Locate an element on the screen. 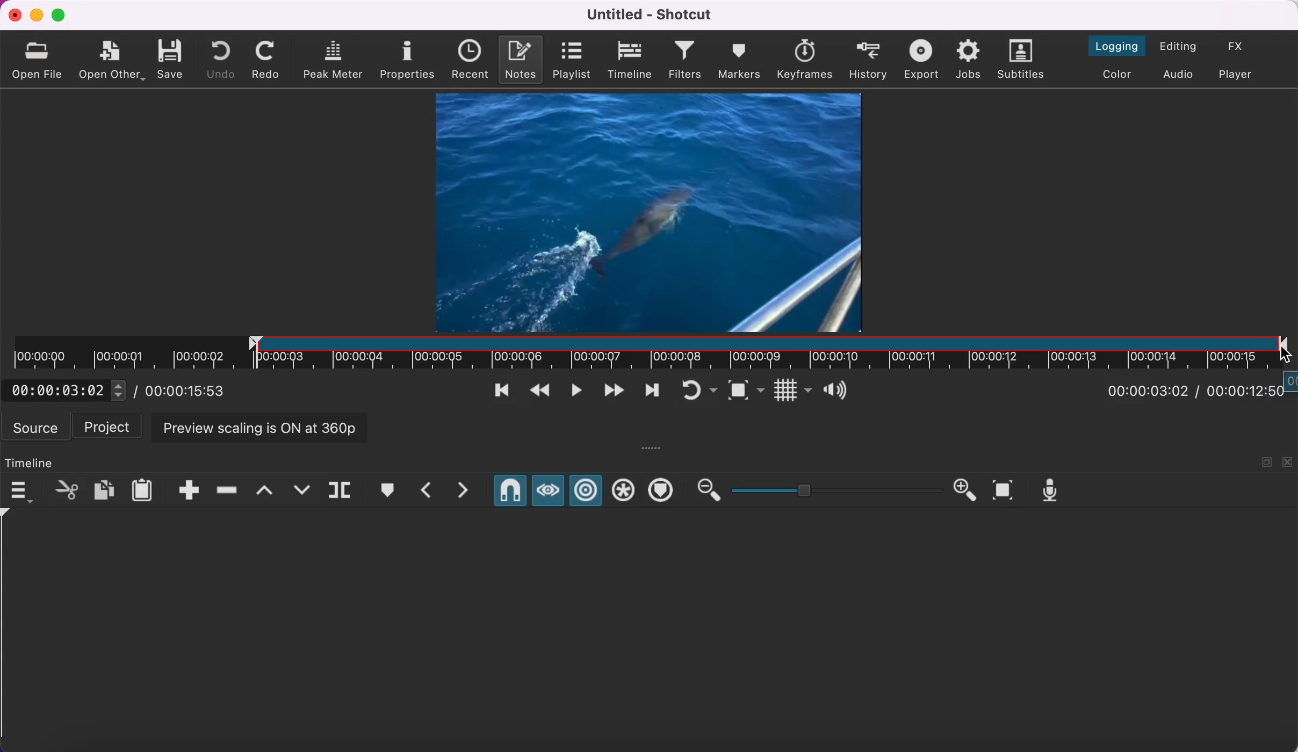 This screenshot has width=1298, height=752. total duration is located at coordinates (1251, 392).